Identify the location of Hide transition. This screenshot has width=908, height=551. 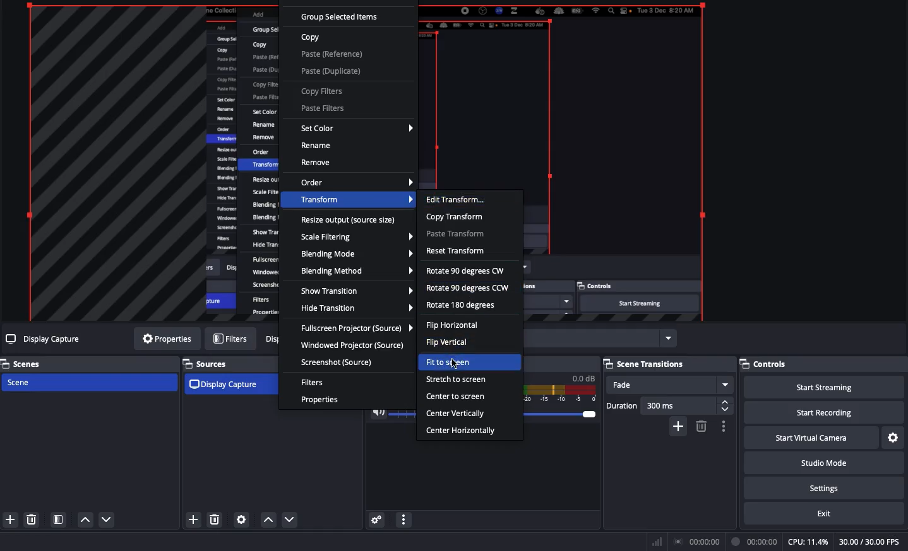
(357, 309).